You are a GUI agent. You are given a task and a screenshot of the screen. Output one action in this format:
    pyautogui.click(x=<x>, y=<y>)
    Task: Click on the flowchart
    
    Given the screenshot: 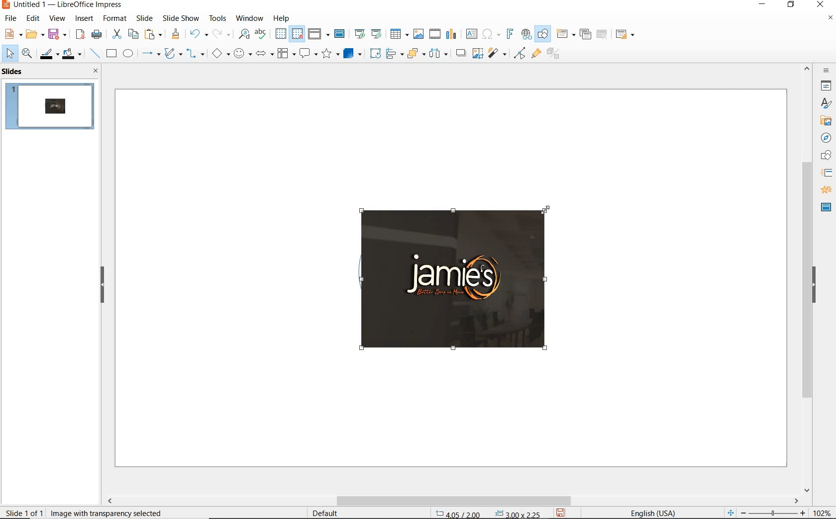 What is the action you would take?
    pyautogui.click(x=286, y=54)
    